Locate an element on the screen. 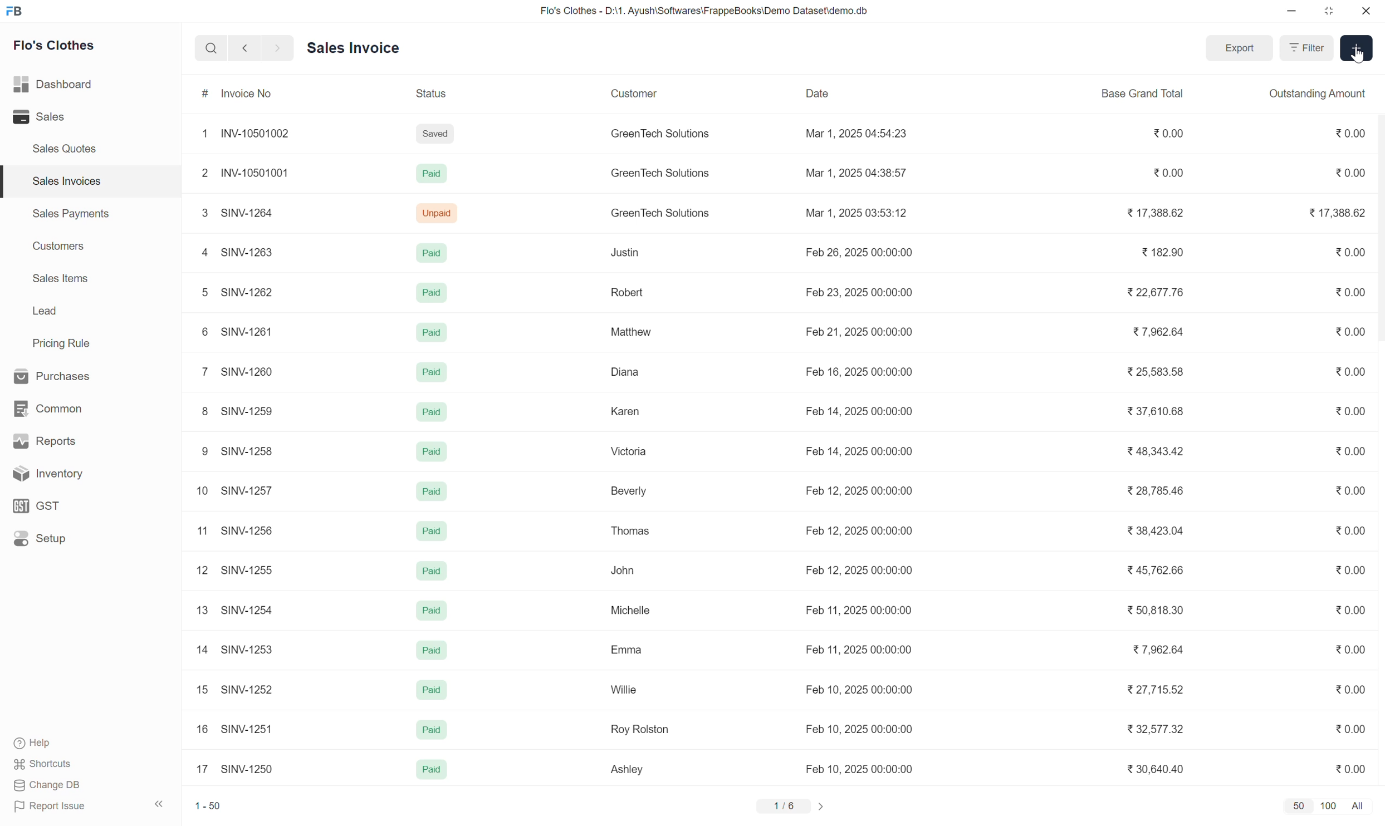  Emma is located at coordinates (630, 652).